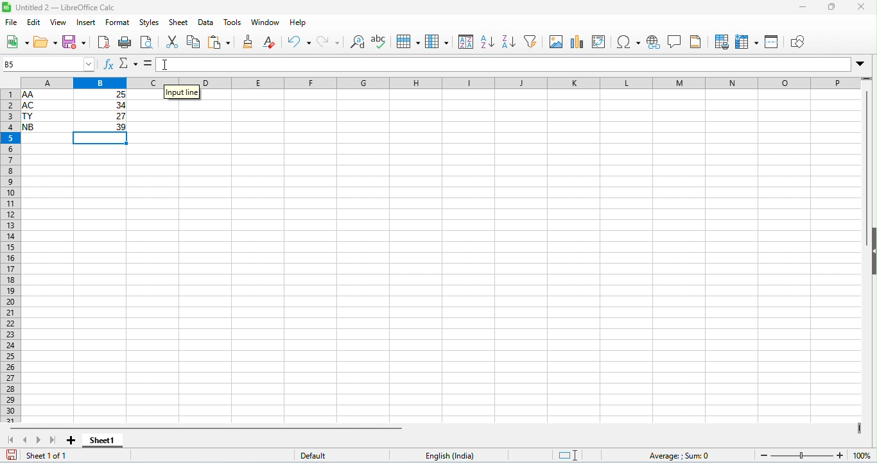 Image resolution: width=877 pixels, height=463 pixels. What do you see at coordinates (628, 42) in the screenshot?
I see `insert special characters` at bounding box center [628, 42].